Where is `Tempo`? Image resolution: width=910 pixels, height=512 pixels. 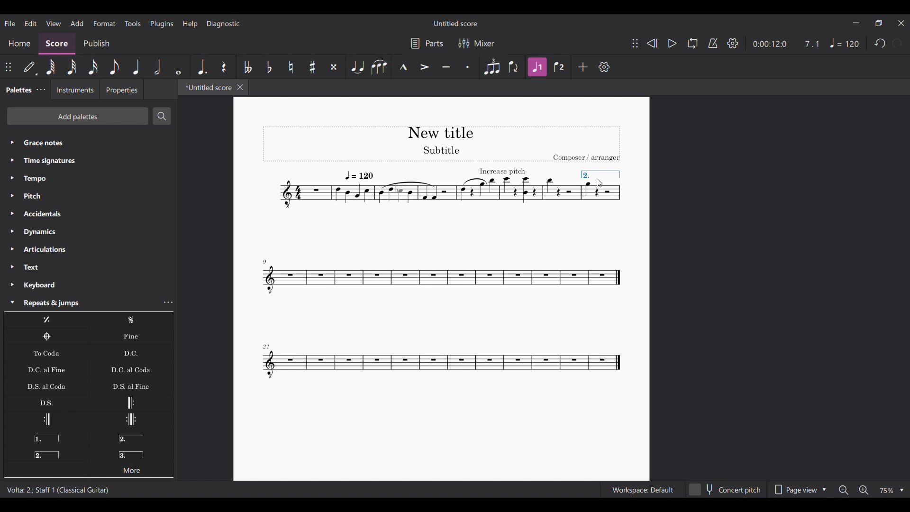 Tempo is located at coordinates (89, 179).